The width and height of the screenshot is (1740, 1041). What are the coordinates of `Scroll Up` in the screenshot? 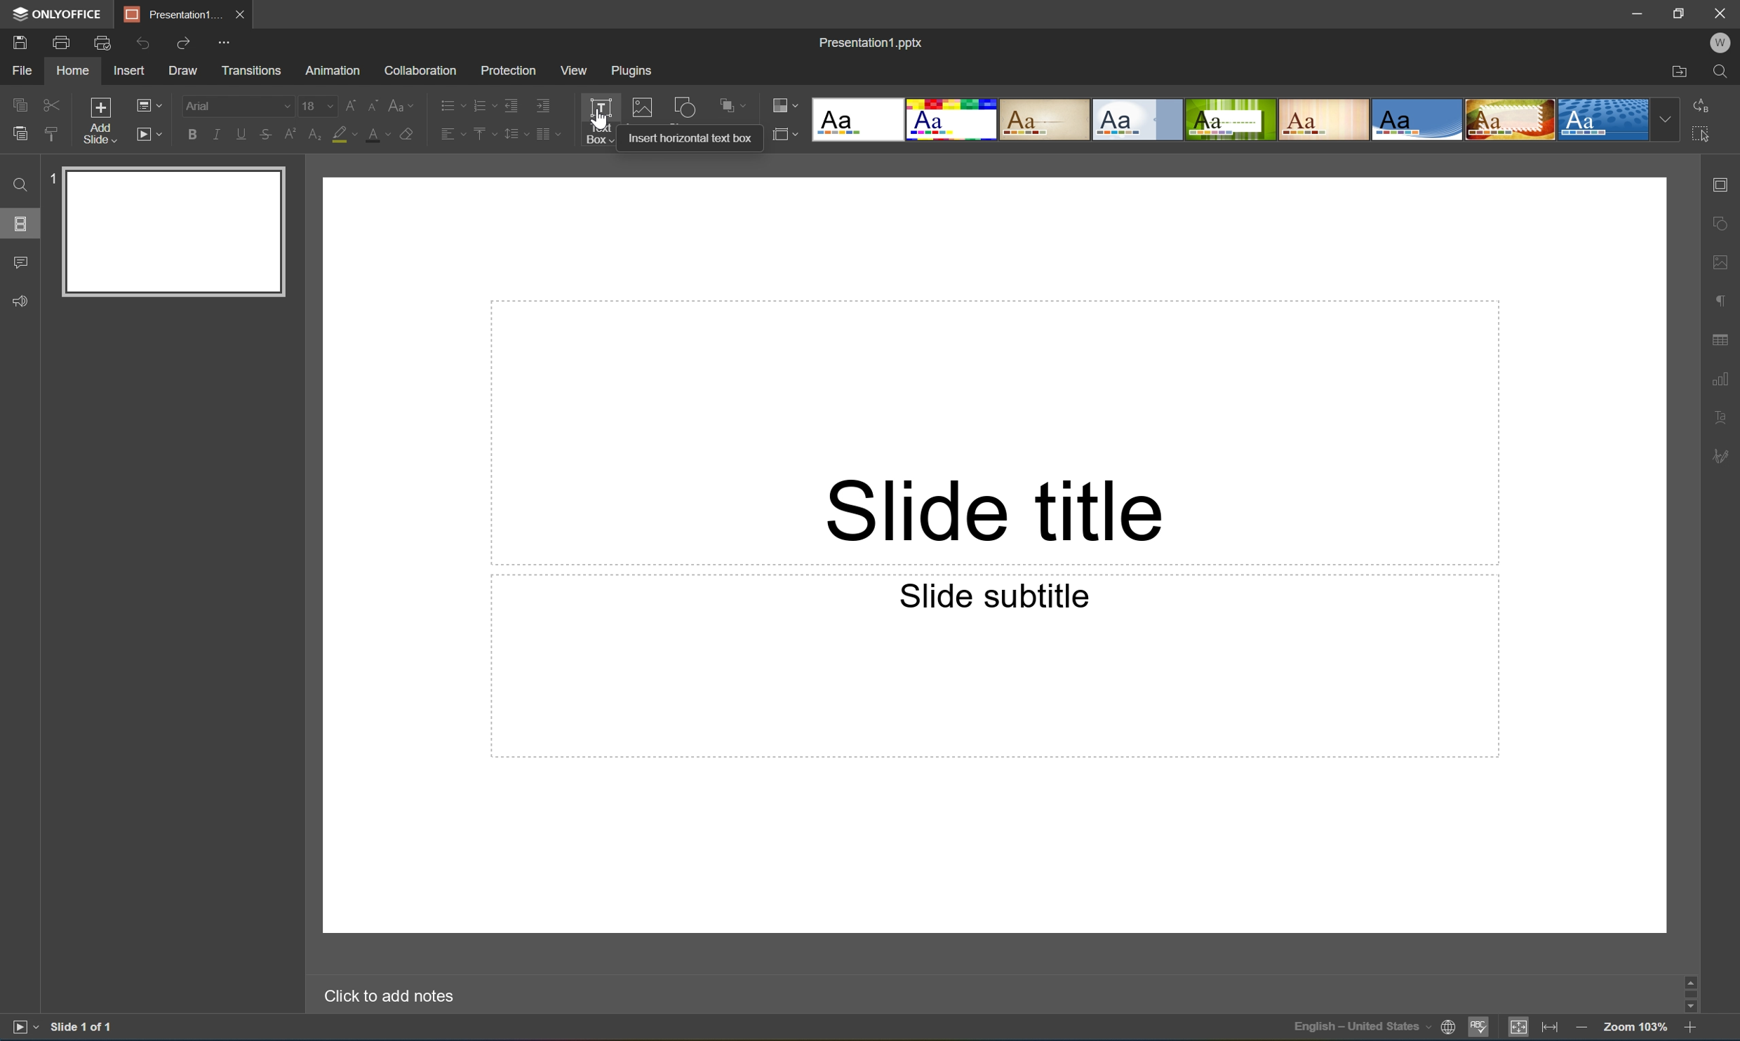 It's located at (1689, 974).